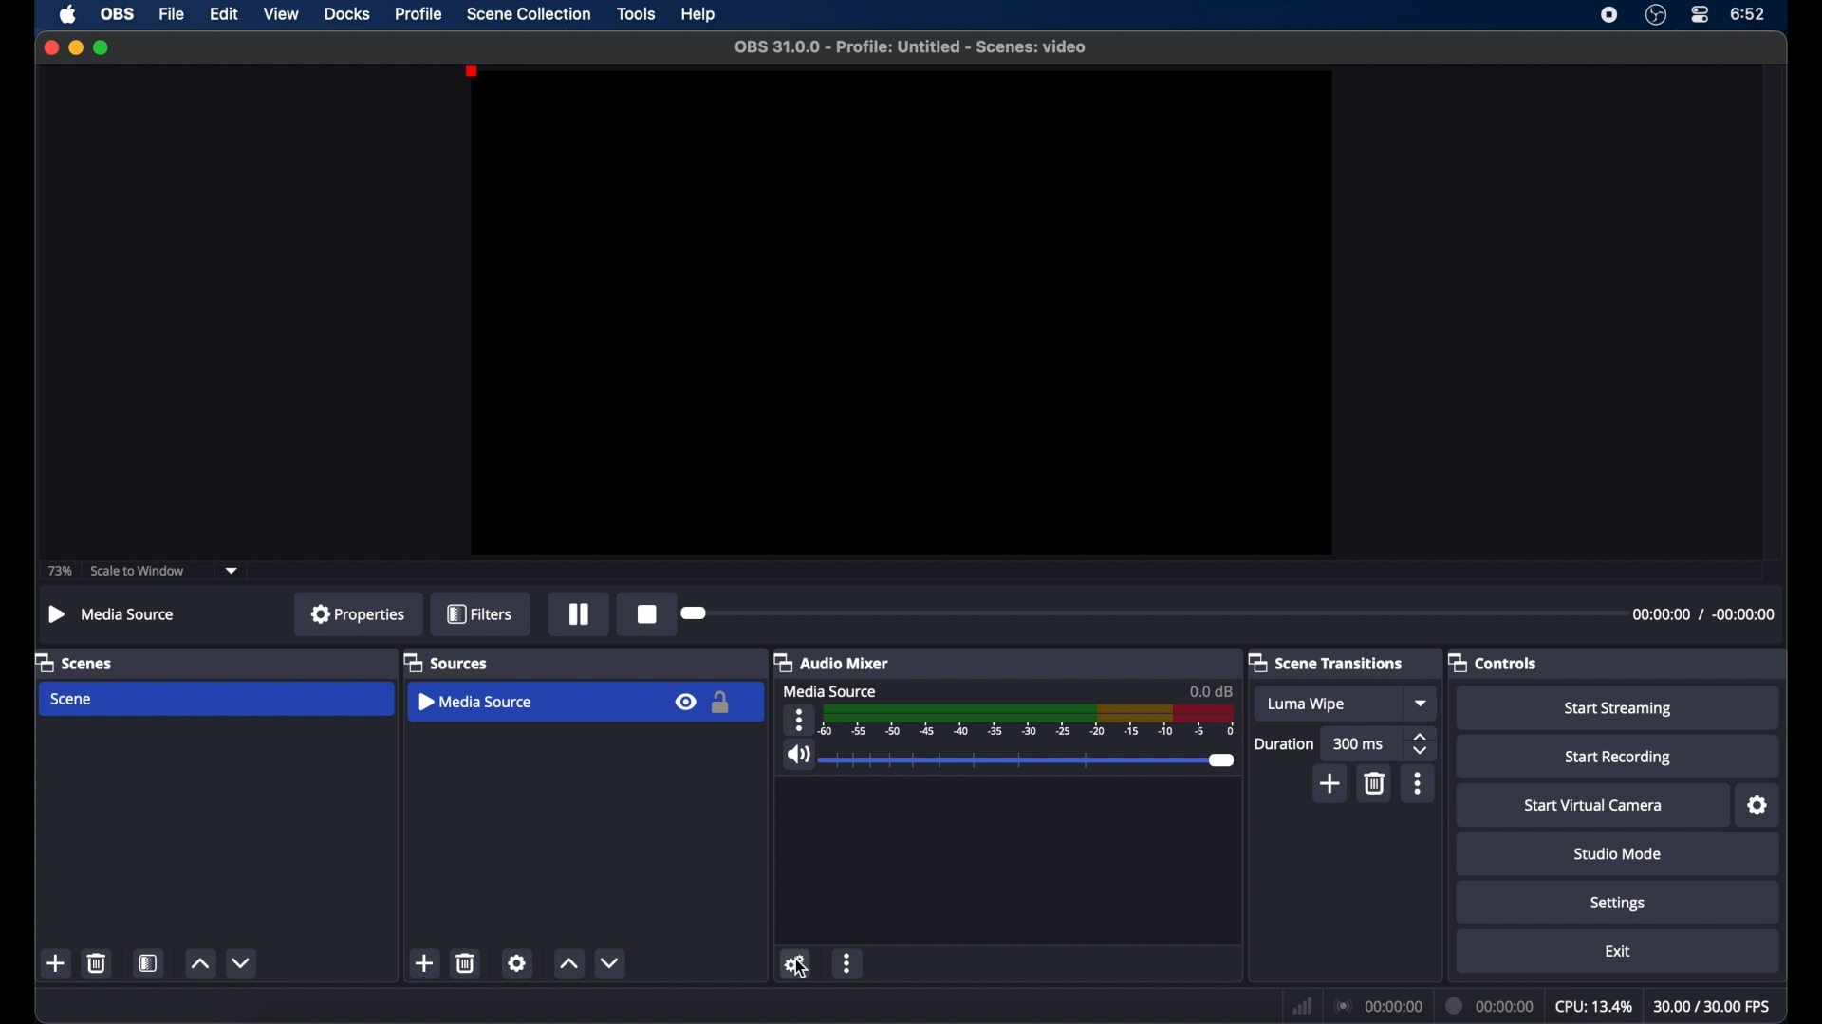  I want to click on control center, so click(1699, 15).